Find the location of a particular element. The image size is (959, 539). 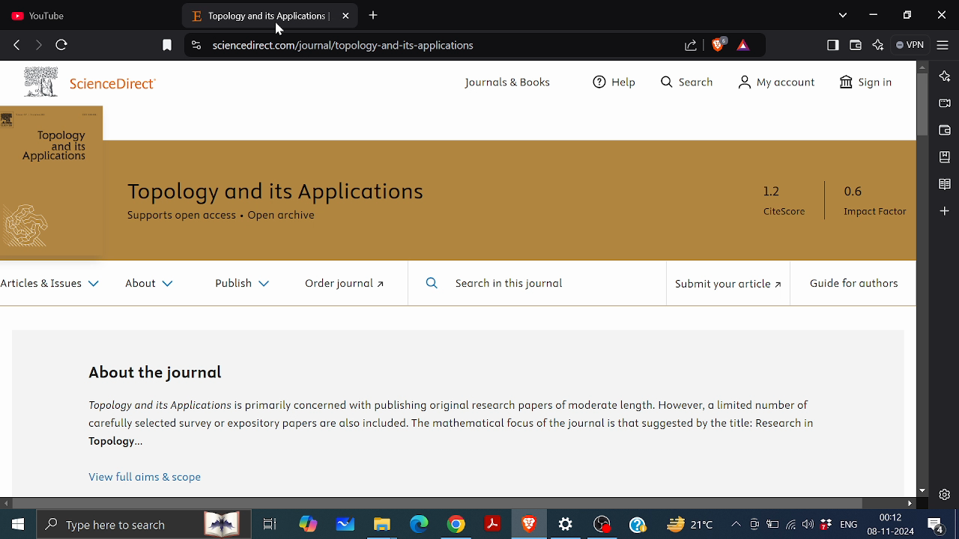

Task view is located at coordinates (270, 524).